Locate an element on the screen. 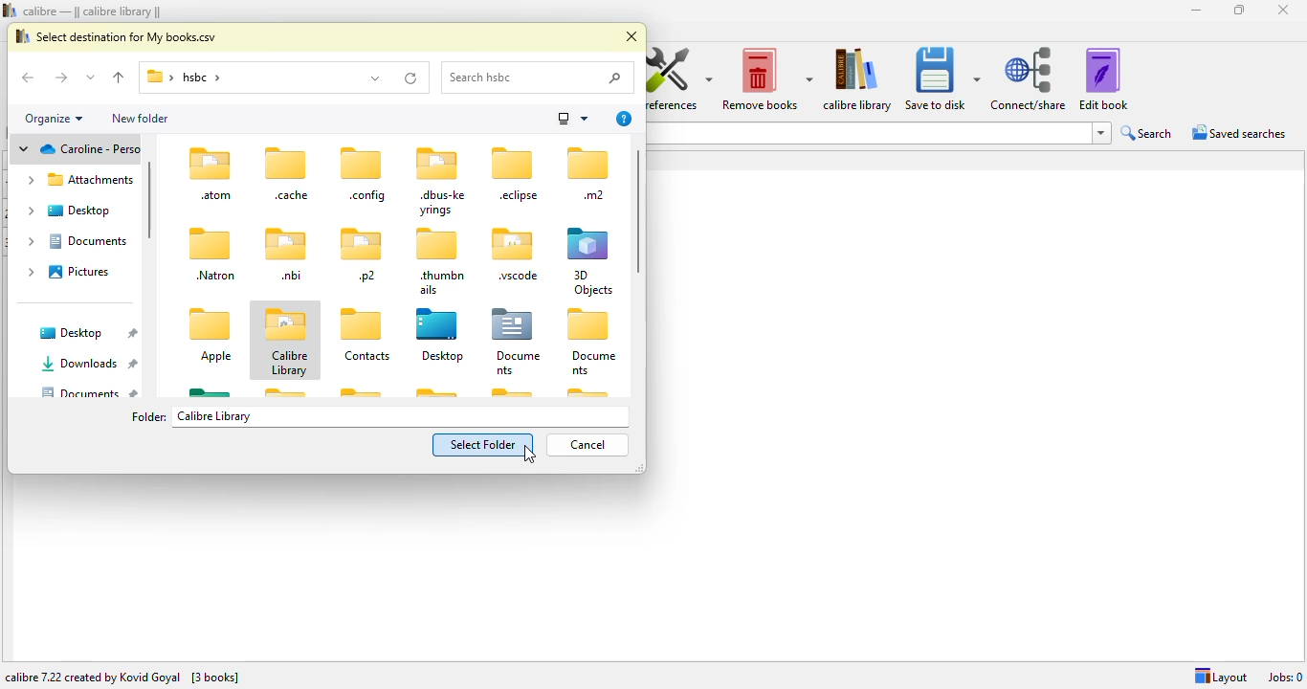 The height and width of the screenshot is (689, 1307). get help is located at coordinates (625, 119).